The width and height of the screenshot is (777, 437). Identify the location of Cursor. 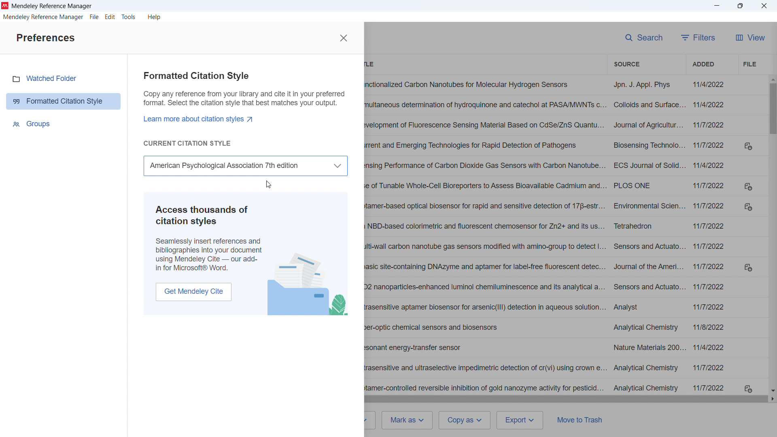
(268, 184).